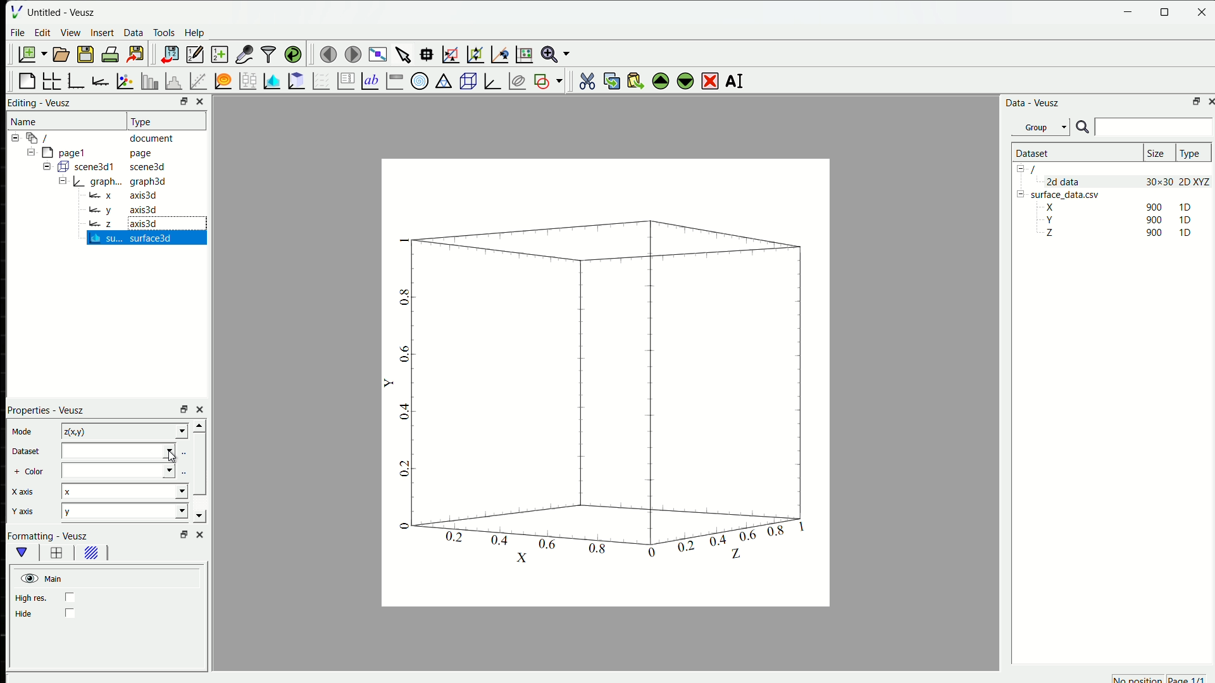 The height and width of the screenshot is (683, 1215). What do you see at coordinates (106, 238) in the screenshot?
I see `su...` at bounding box center [106, 238].